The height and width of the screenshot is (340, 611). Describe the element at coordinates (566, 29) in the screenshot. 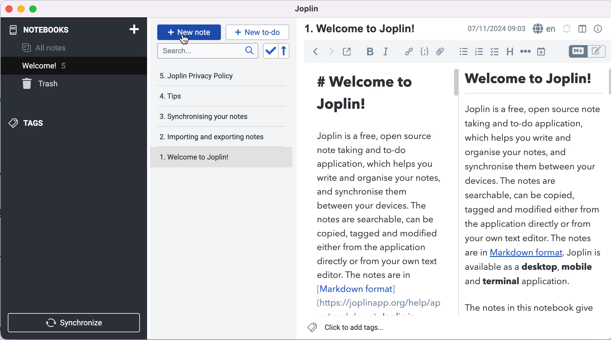

I see `set alarm` at that location.